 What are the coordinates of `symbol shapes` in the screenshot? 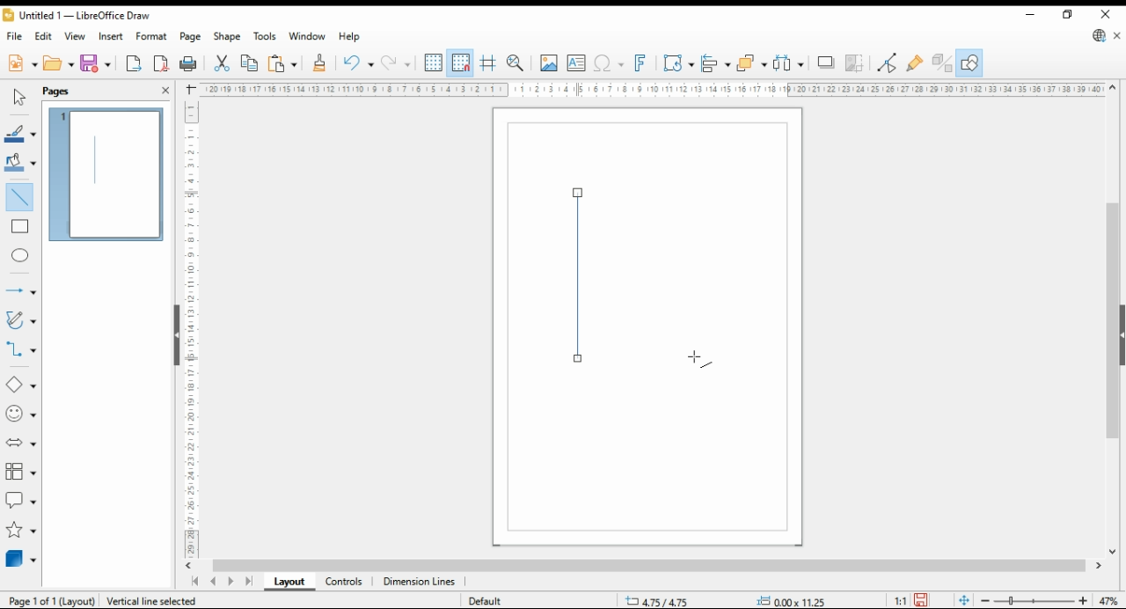 It's located at (20, 415).